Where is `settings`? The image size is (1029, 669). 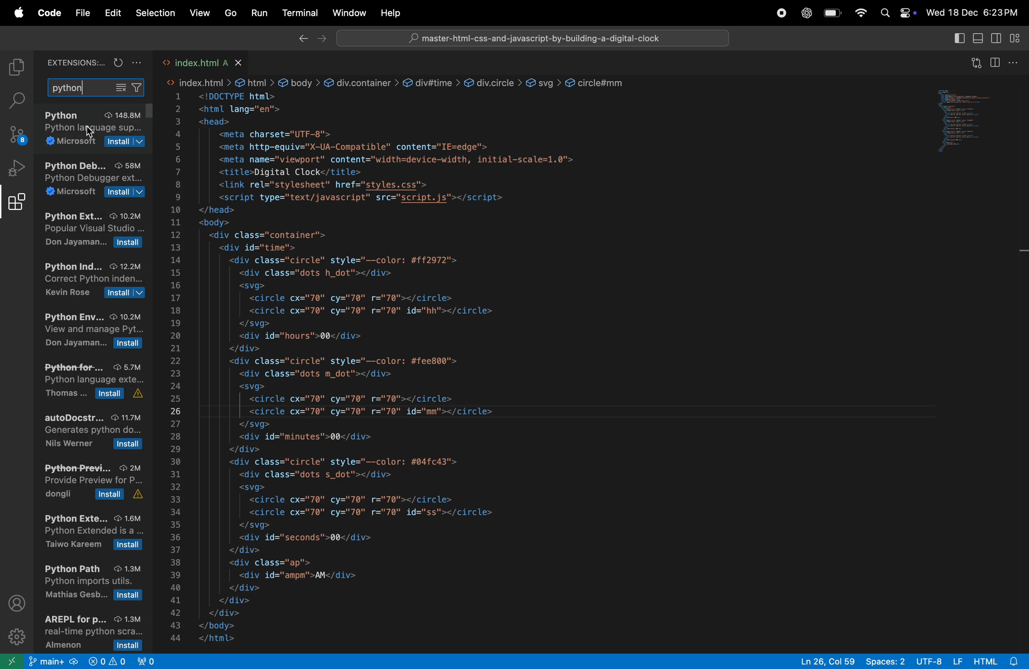
settings is located at coordinates (17, 636).